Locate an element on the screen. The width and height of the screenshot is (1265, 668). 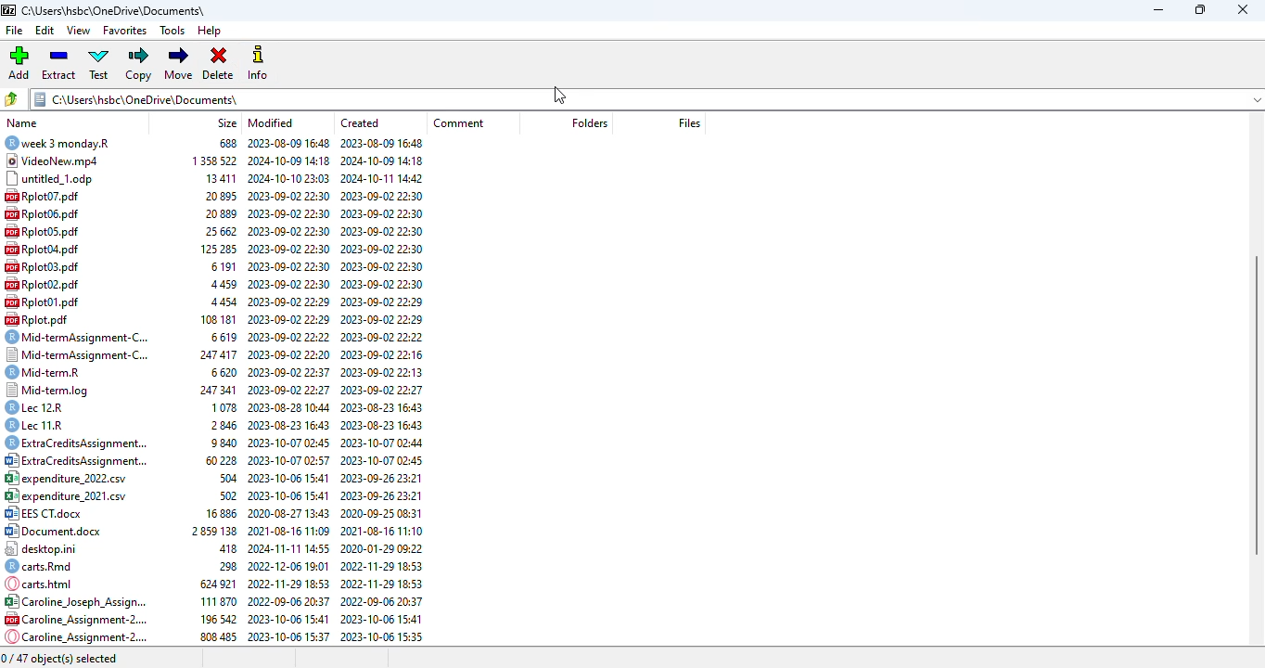
2023-09-02 22:30 is located at coordinates (290, 265).